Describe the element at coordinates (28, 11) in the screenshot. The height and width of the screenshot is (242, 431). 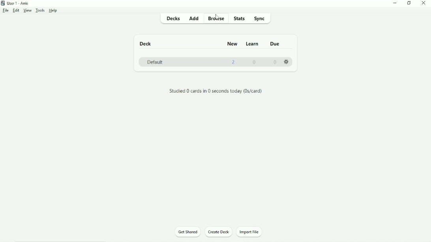
I see `View` at that location.